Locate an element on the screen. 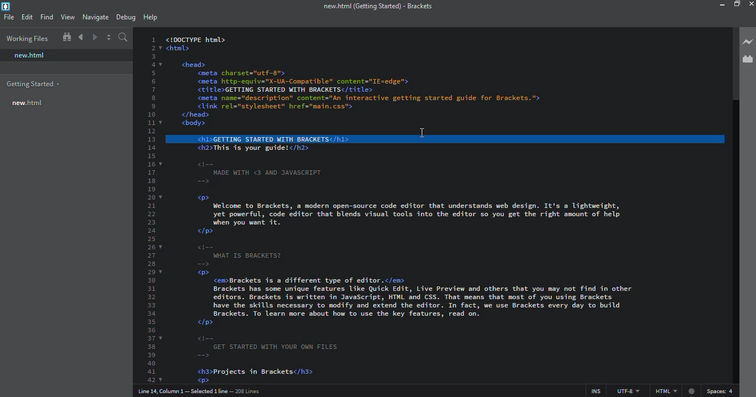 The height and width of the screenshot is (397, 756). live preview is located at coordinates (748, 41).